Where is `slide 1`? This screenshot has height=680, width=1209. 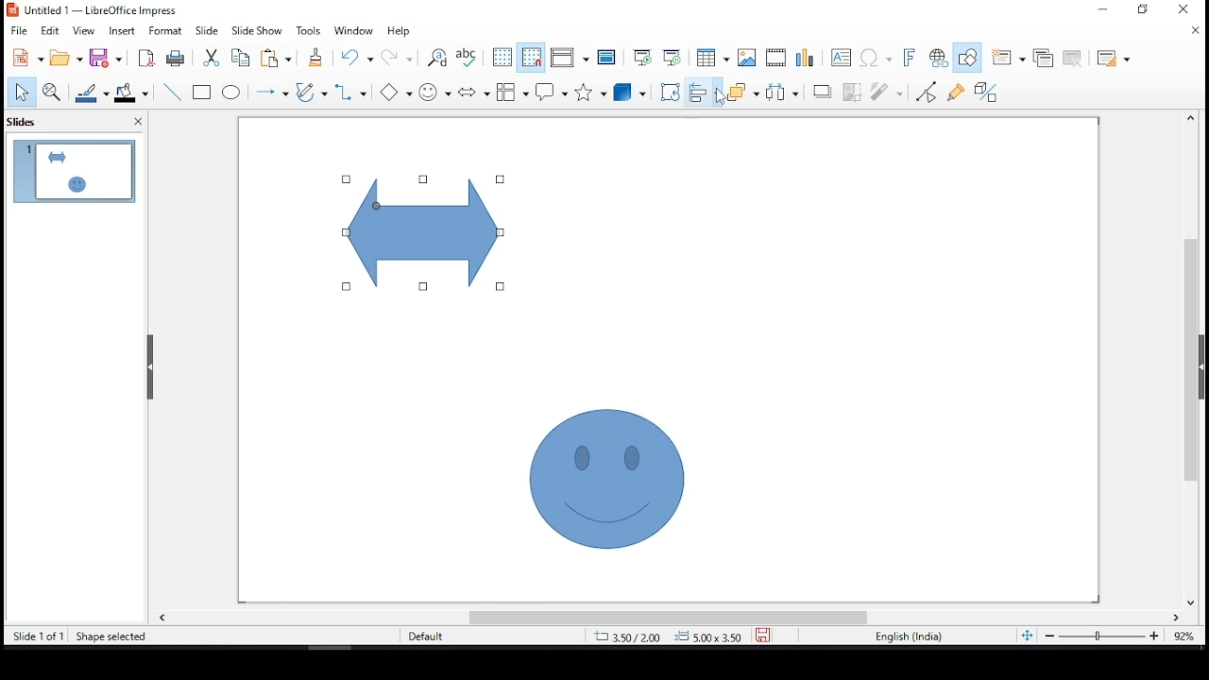
slide 1 is located at coordinates (75, 171).